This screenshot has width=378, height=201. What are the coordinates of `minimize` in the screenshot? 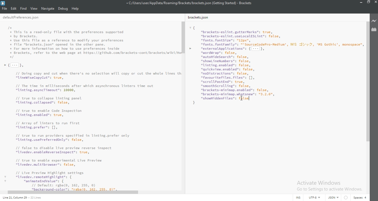 It's located at (361, 2).